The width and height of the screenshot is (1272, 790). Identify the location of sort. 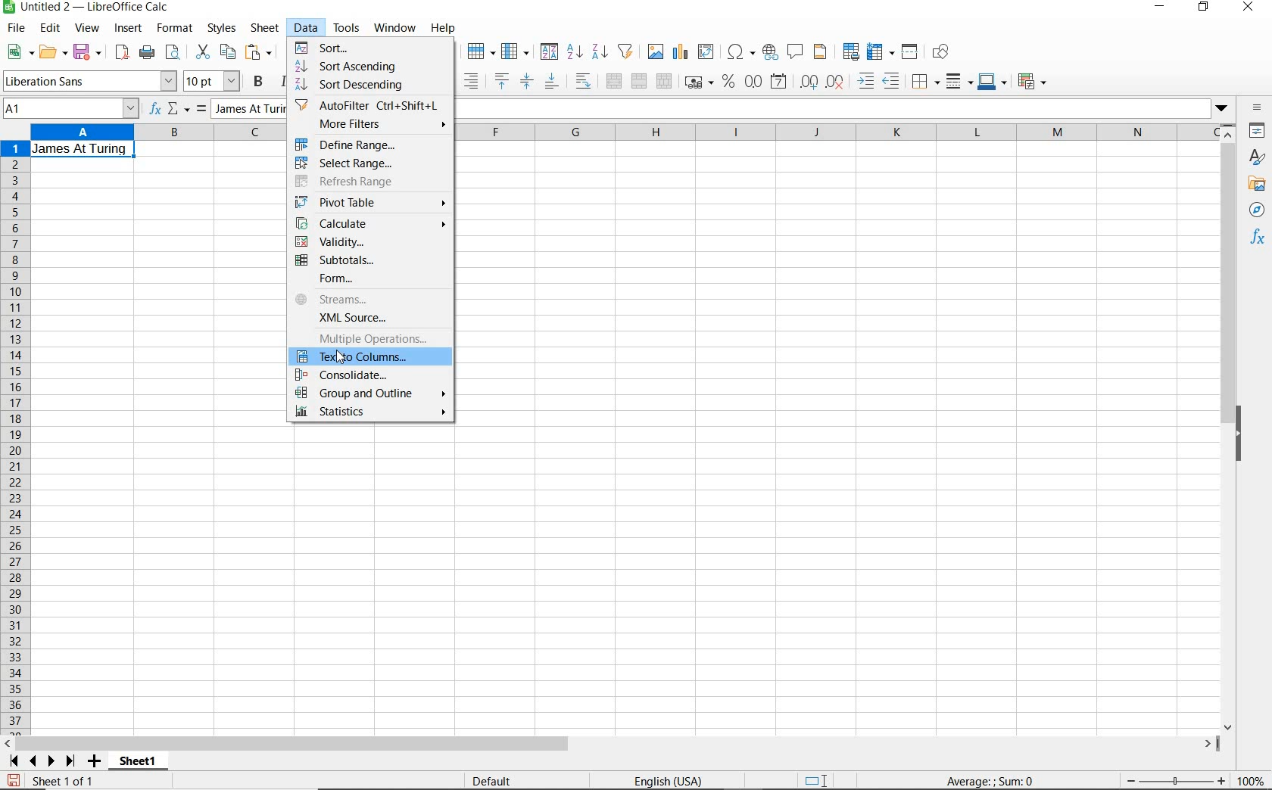
(547, 53).